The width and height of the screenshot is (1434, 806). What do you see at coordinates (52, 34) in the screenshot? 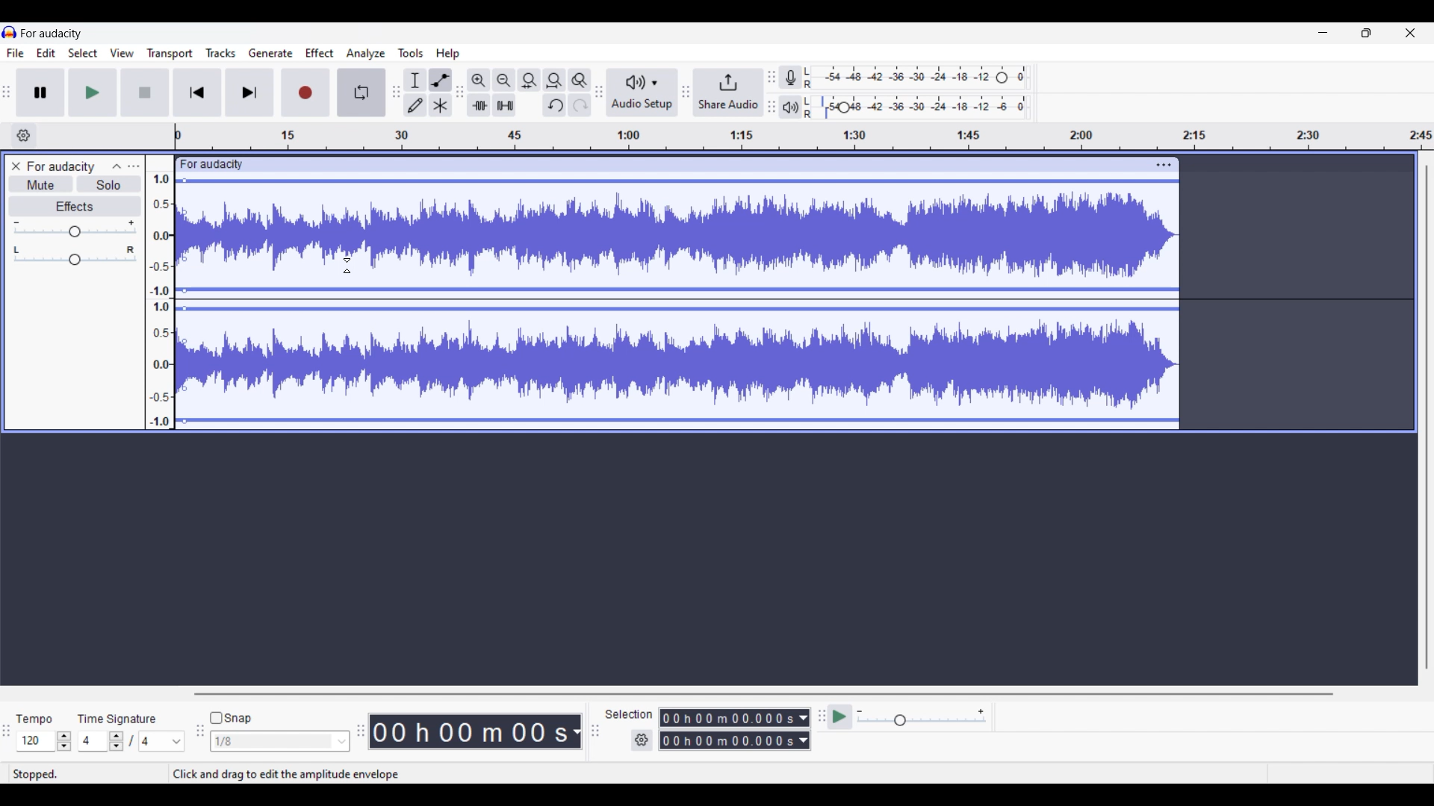
I see `for audacity` at bounding box center [52, 34].